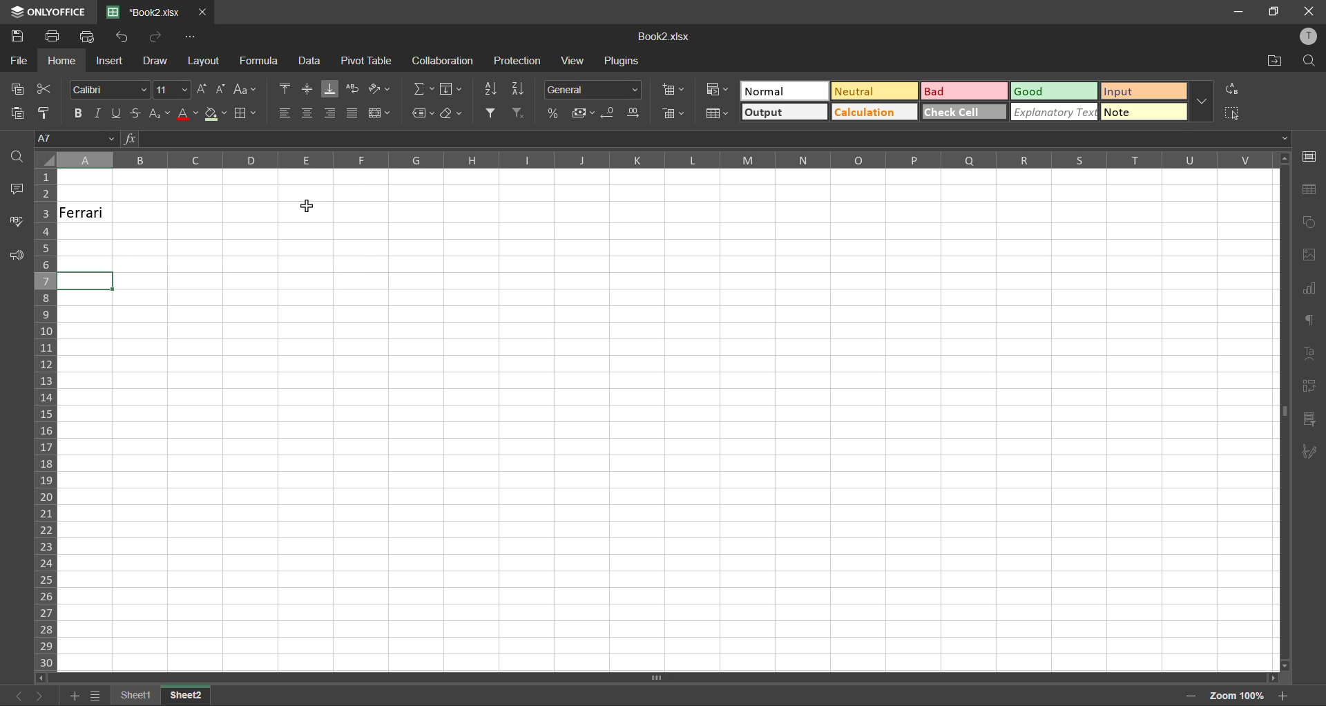  I want to click on sheet 2, so click(200, 696).